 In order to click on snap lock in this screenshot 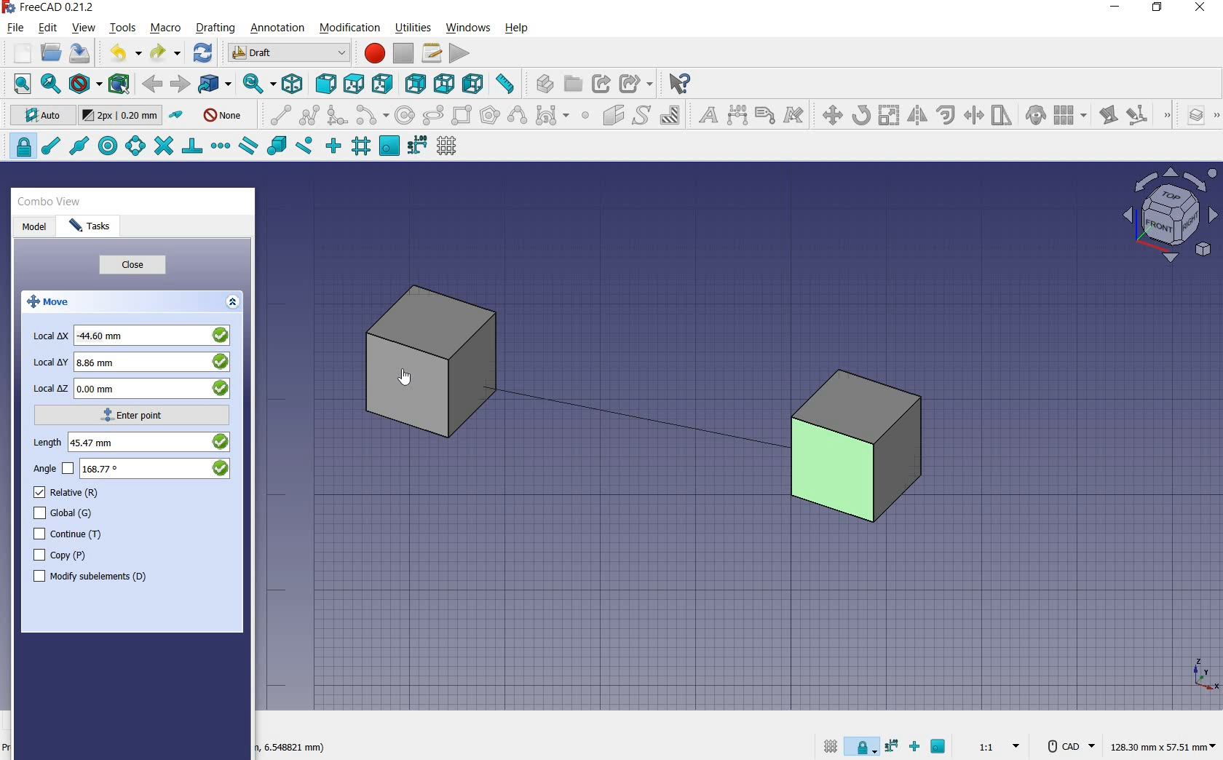, I will do `click(20, 146)`.